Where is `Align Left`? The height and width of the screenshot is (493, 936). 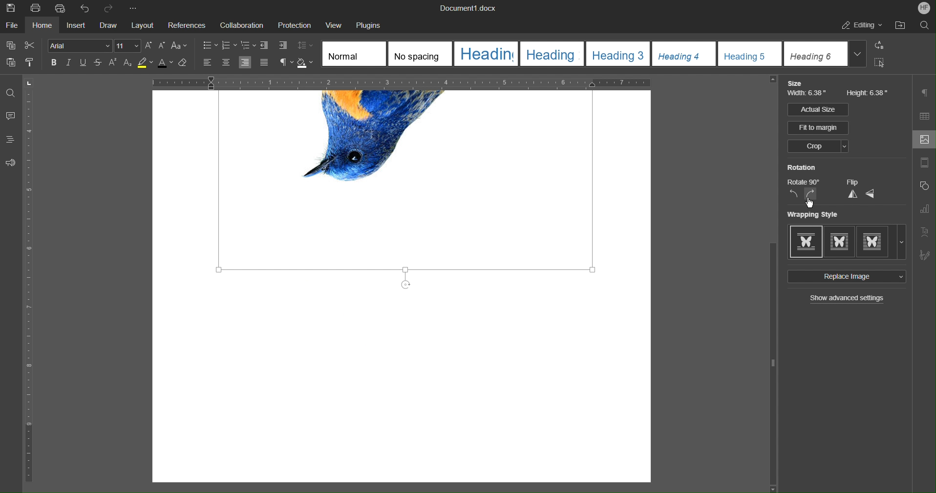 Align Left is located at coordinates (208, 63).